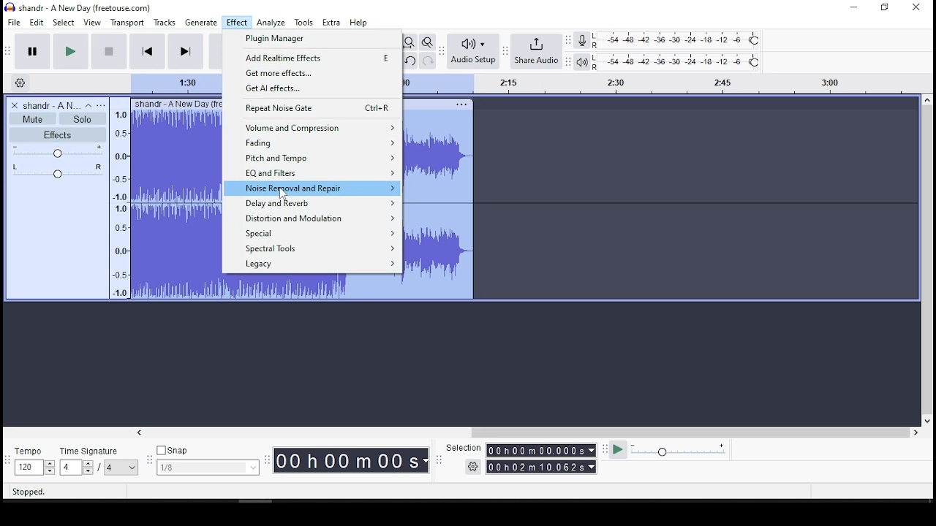 This screenshot has height=526, width=936. I want to click on audio clip, so click(174, 199).